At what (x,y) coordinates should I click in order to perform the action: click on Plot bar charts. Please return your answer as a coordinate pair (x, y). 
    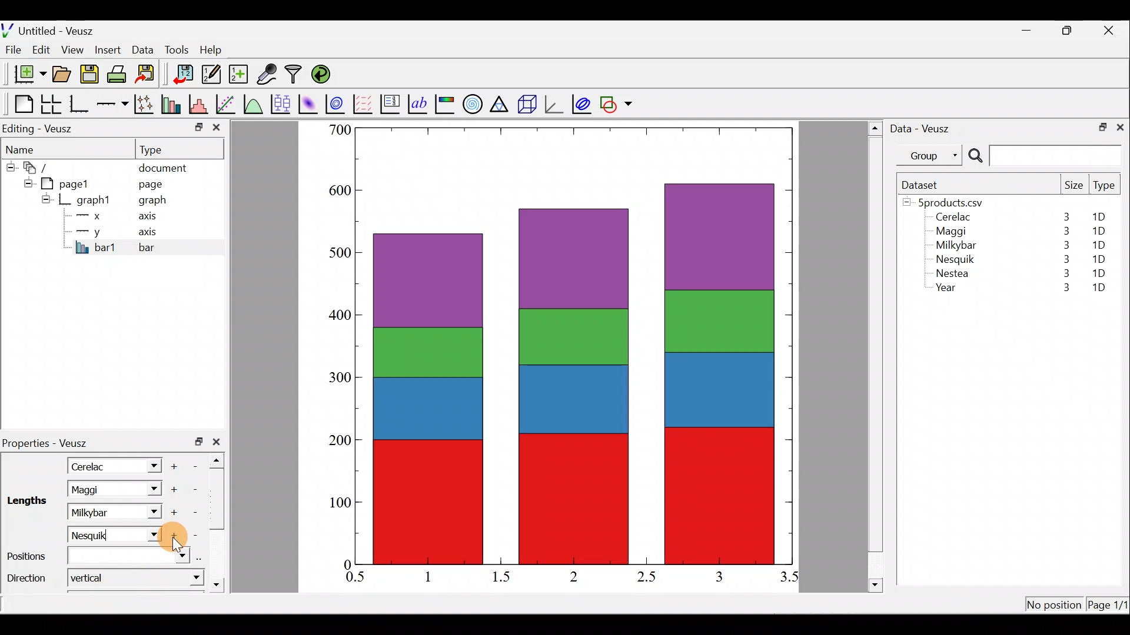
    Looking at the image, I should click on (172, 103).